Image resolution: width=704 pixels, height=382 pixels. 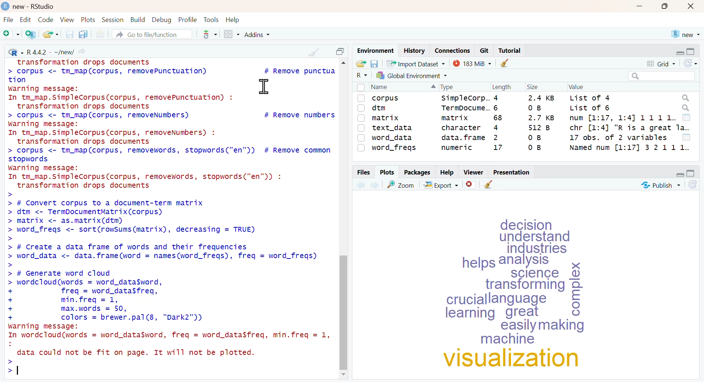 I want to click on R, so click(x=361, y=75).